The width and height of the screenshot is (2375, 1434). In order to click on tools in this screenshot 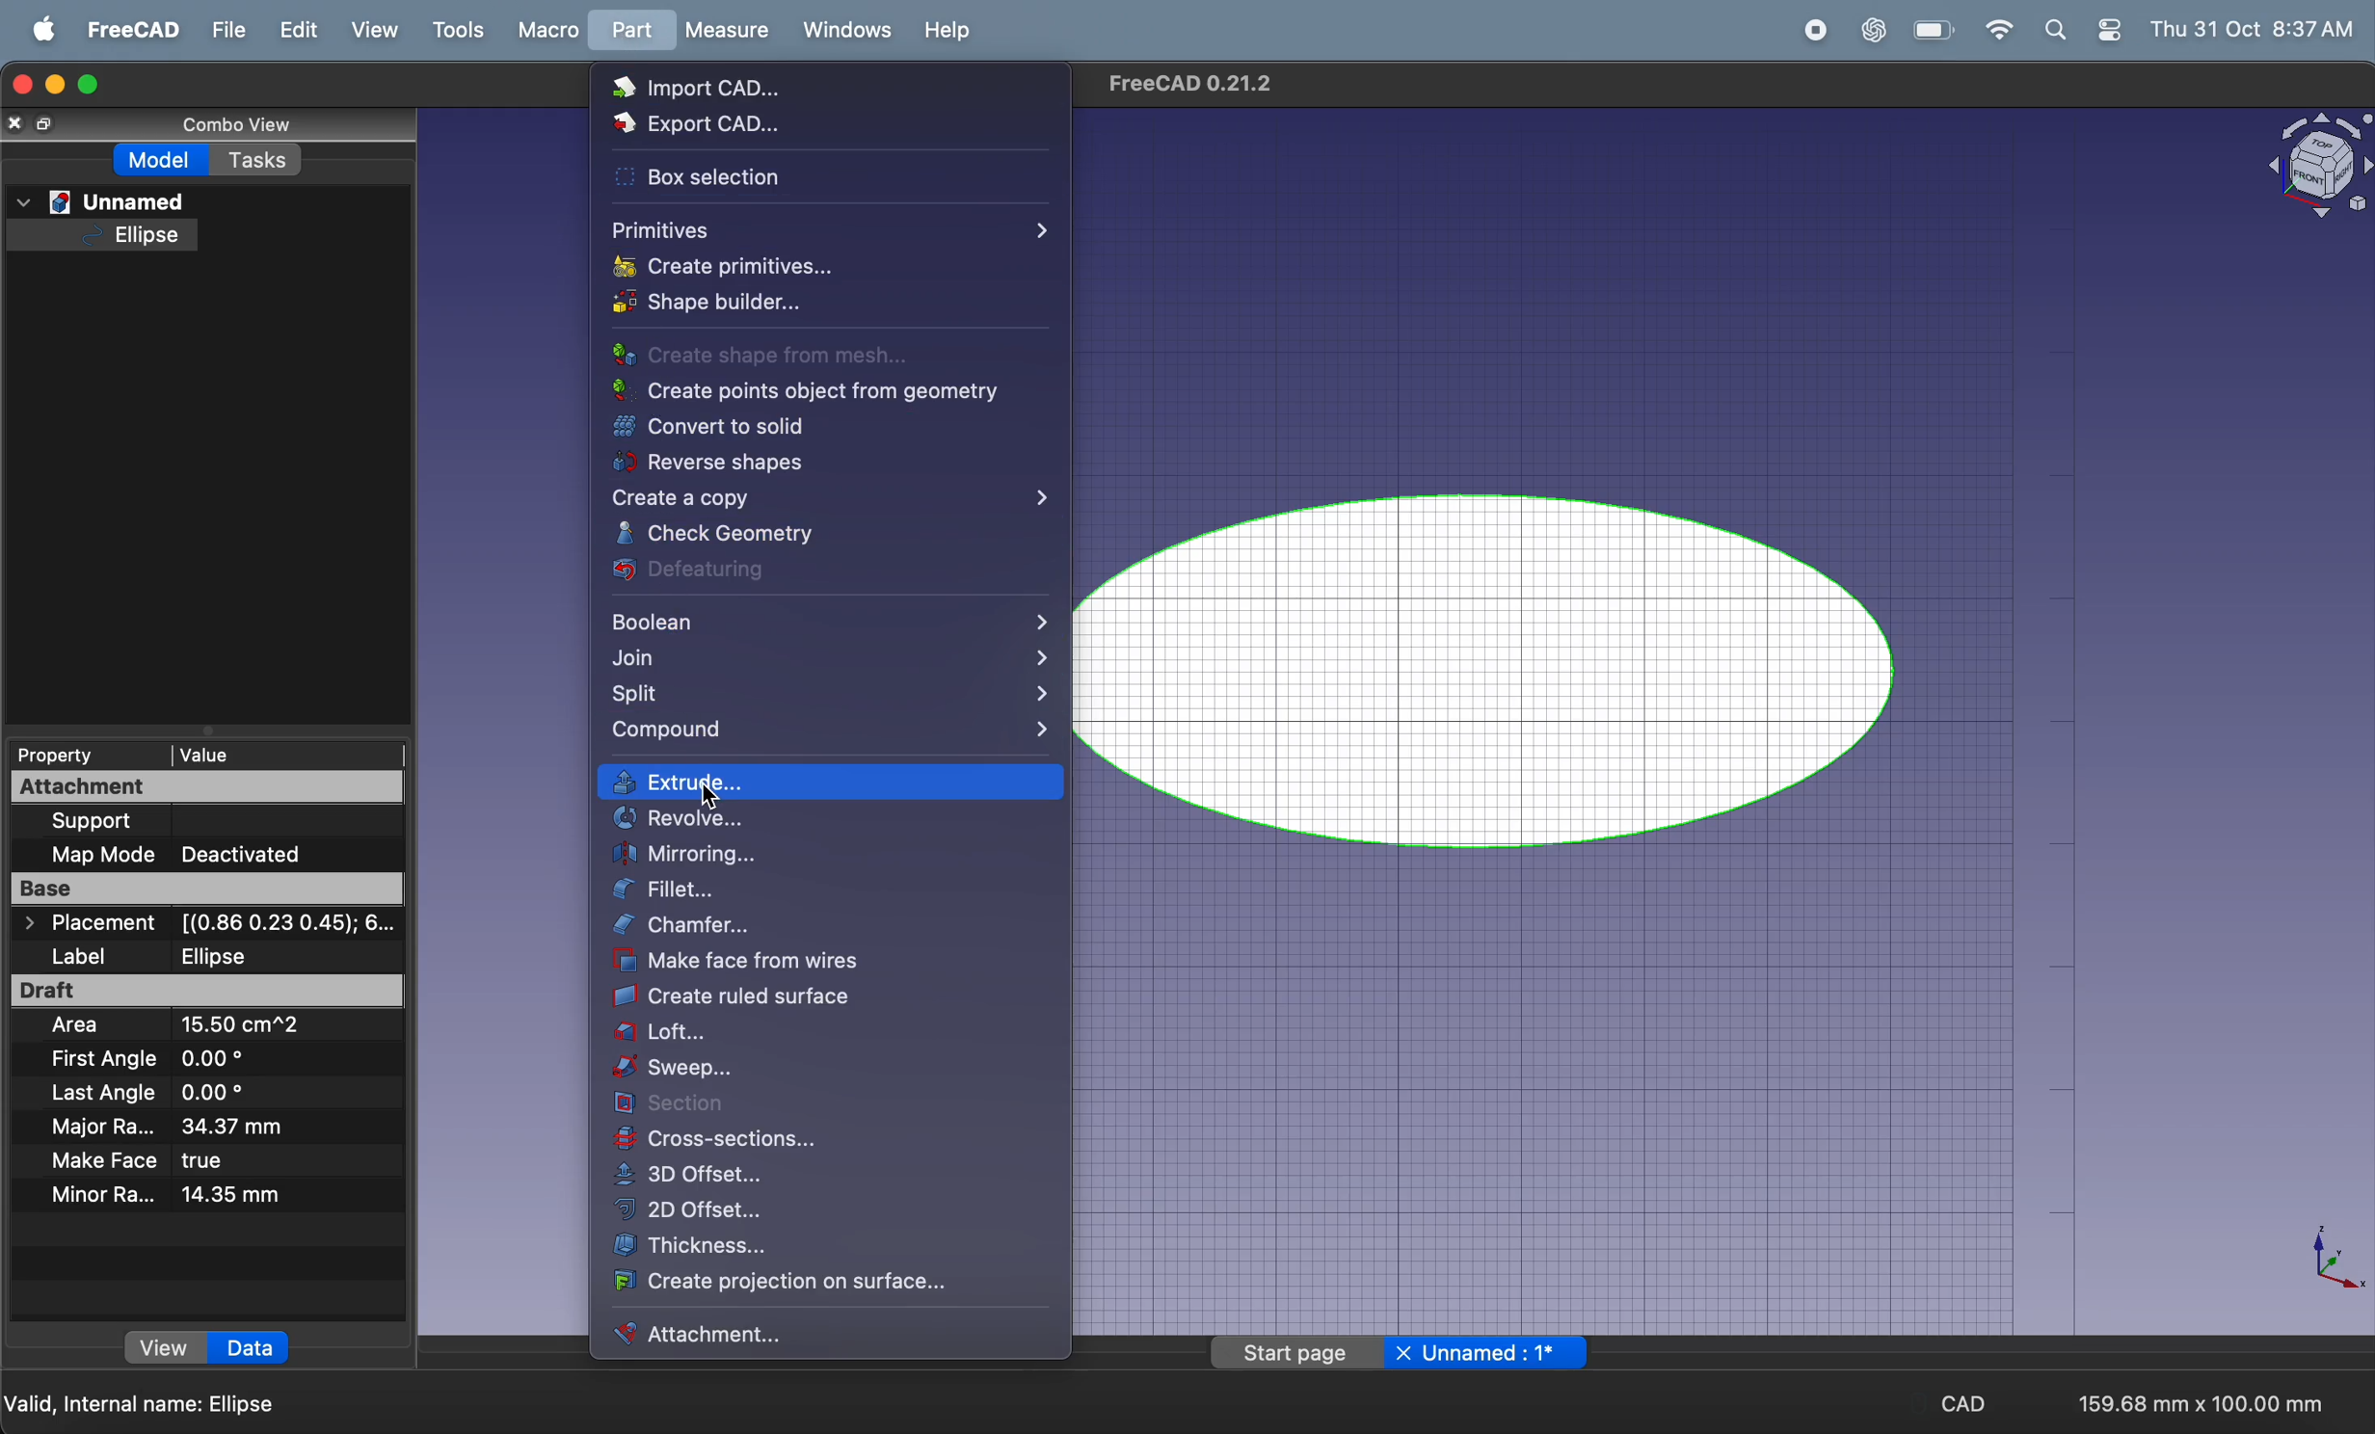, I will do `click(452, 30)`.